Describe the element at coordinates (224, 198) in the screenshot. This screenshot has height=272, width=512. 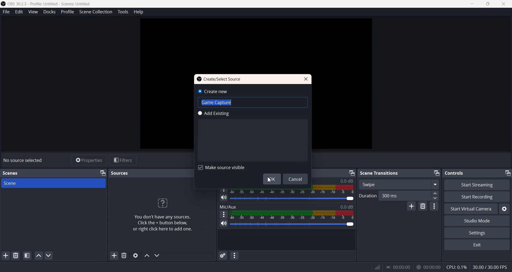
I see `Mute/ Unmute` at that location.